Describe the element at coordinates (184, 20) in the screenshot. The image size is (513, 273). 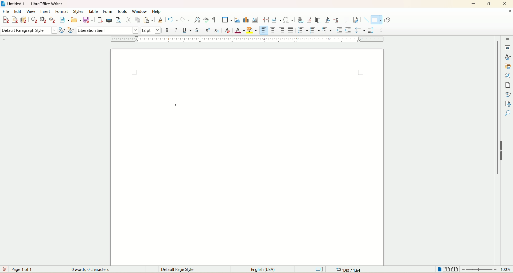
I see `redo` at that location.